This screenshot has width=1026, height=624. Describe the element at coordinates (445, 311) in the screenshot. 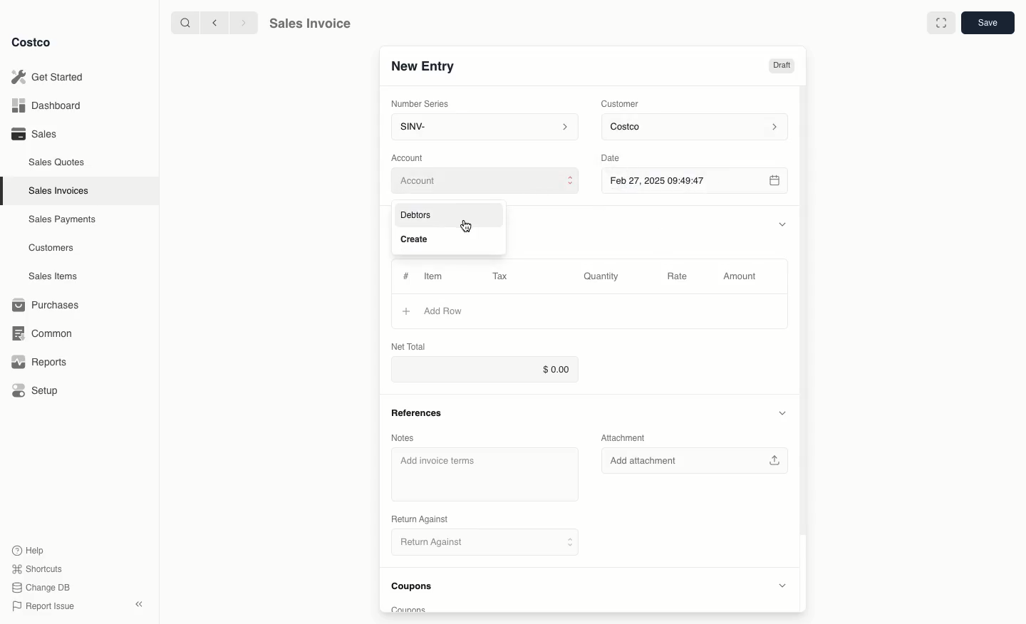

I see `‘Add Row` at that location.